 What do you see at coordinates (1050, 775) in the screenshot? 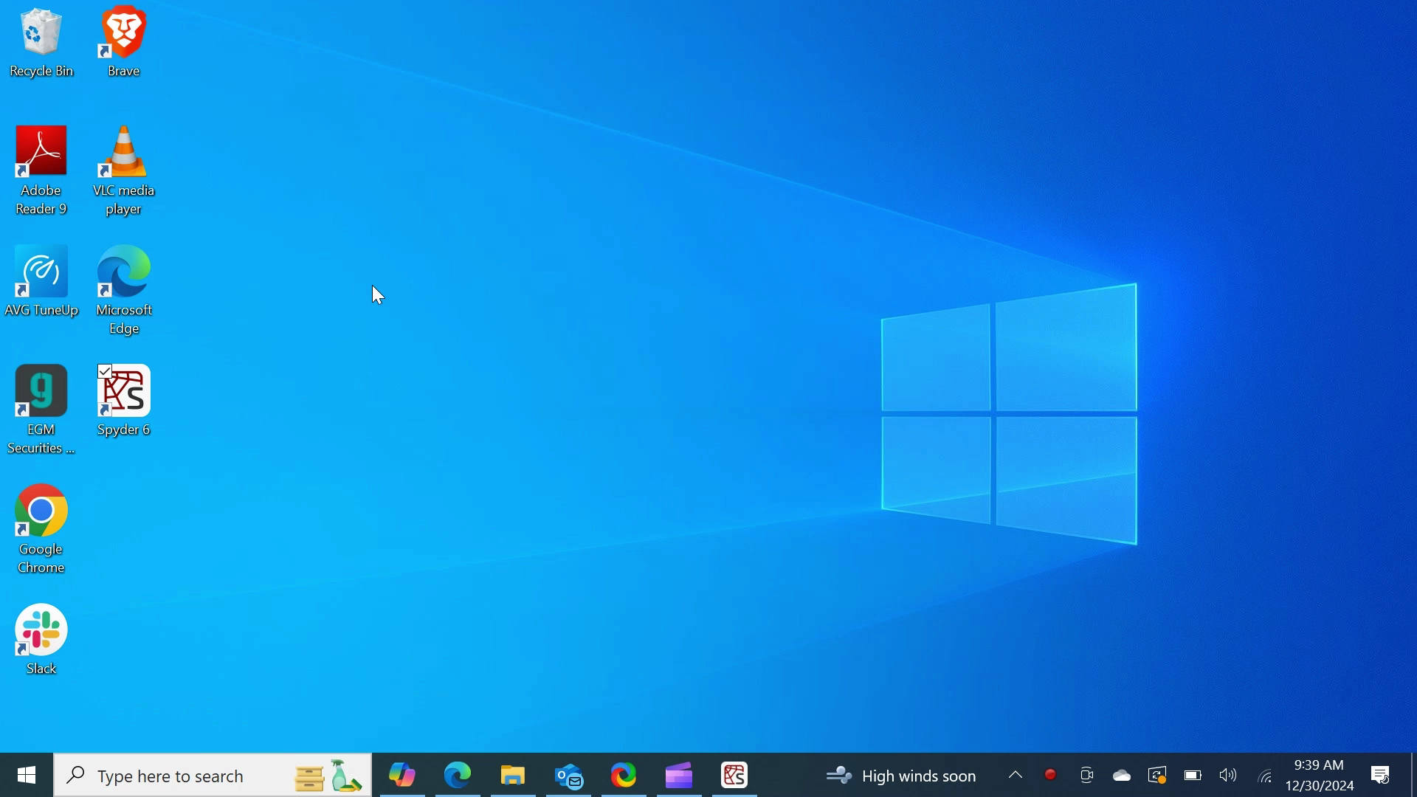
I see `Record` at bounding box center [1050, 775].